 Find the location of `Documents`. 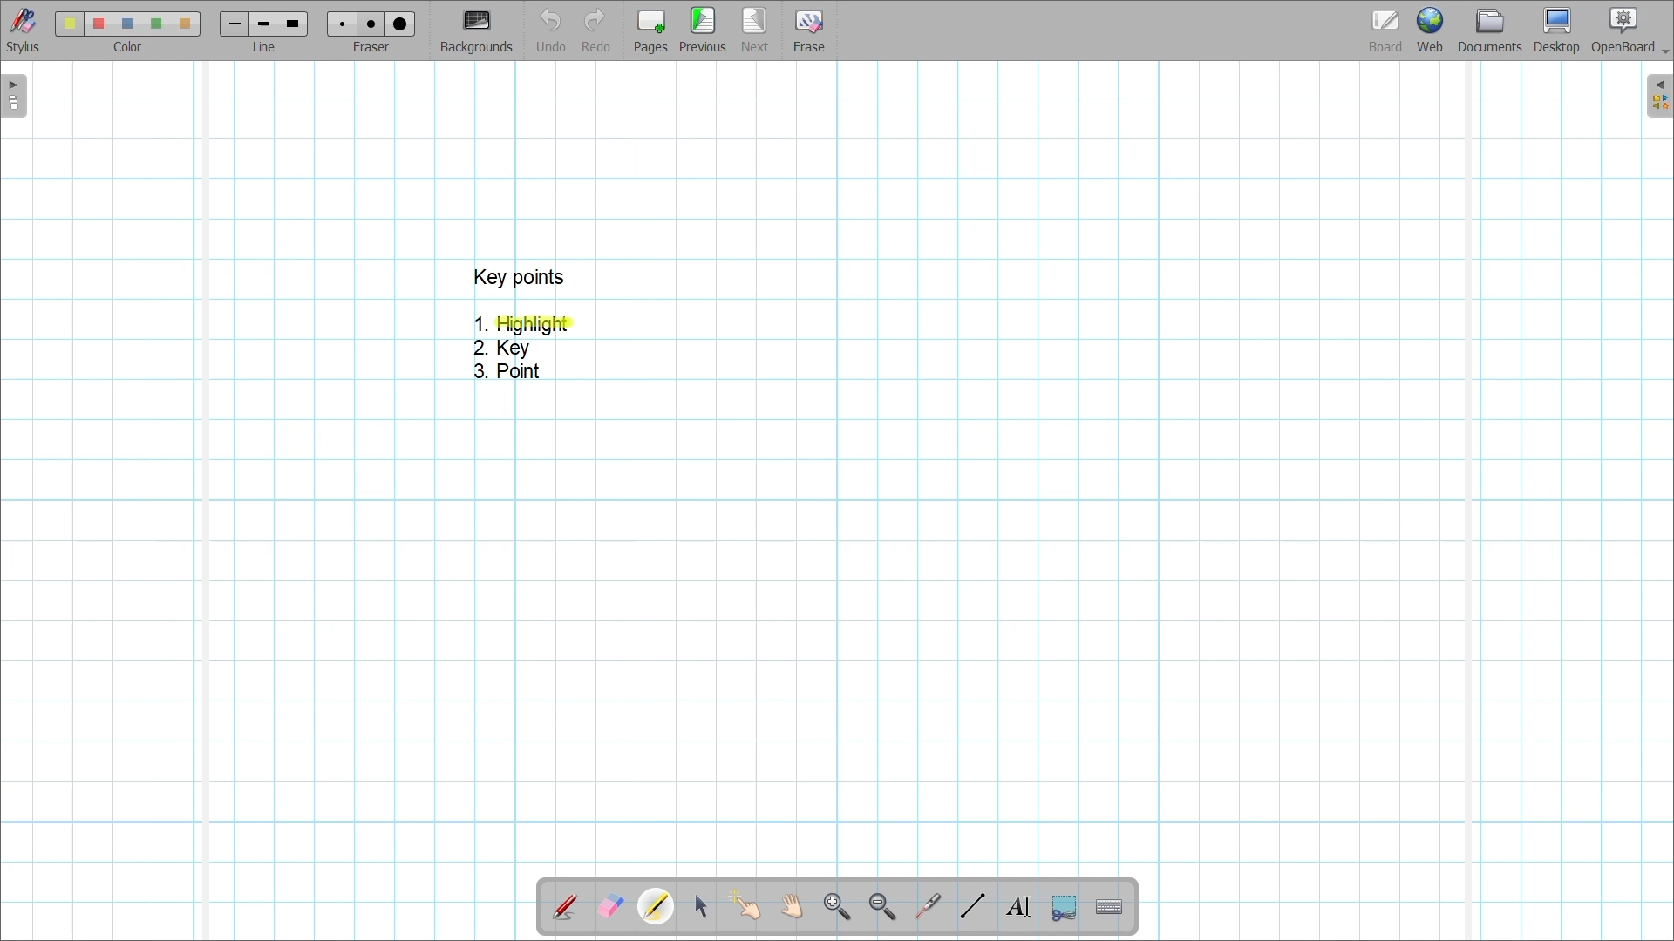

Documents is located at coordinates (1490, 30).